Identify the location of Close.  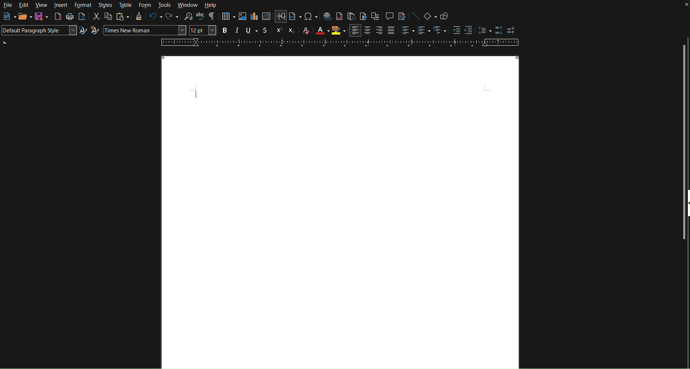
(684, 6).